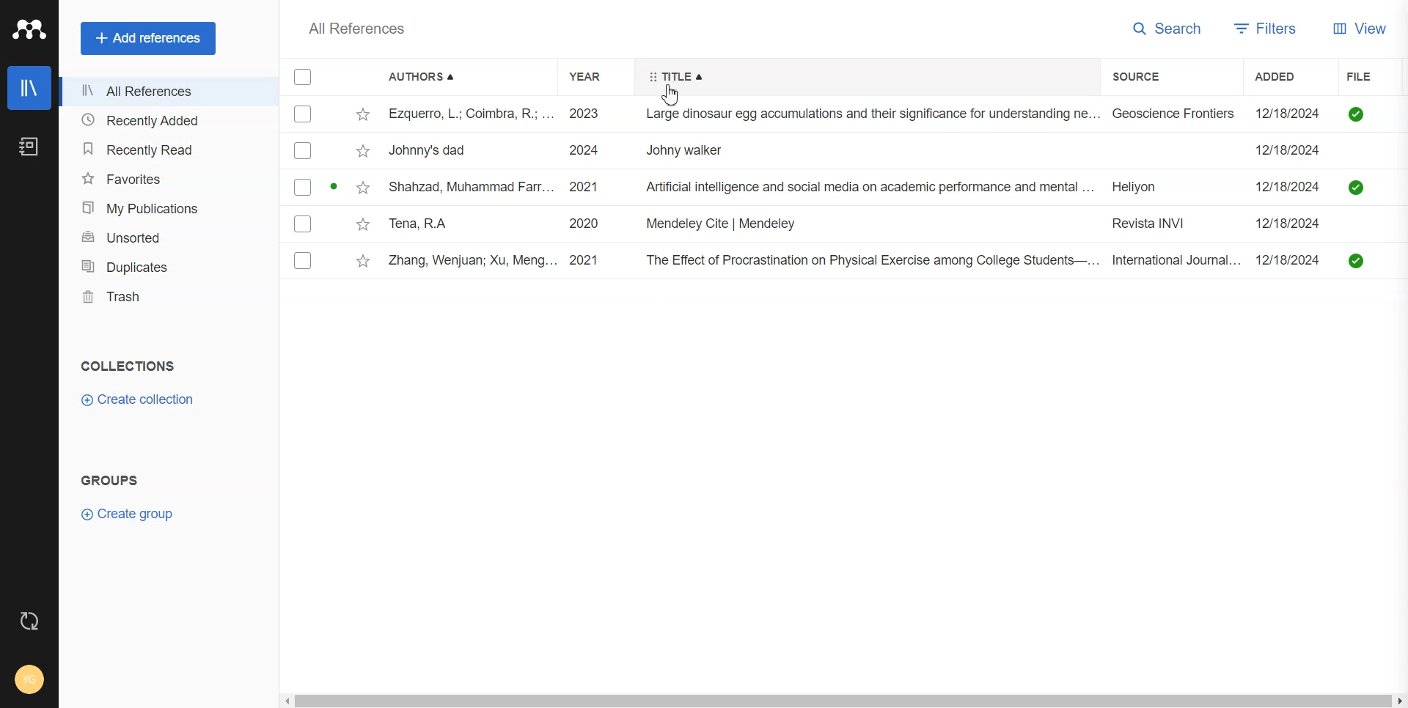  Describe the element at coordinates (29, 88) in the screenshot. I see `Library` at that location.